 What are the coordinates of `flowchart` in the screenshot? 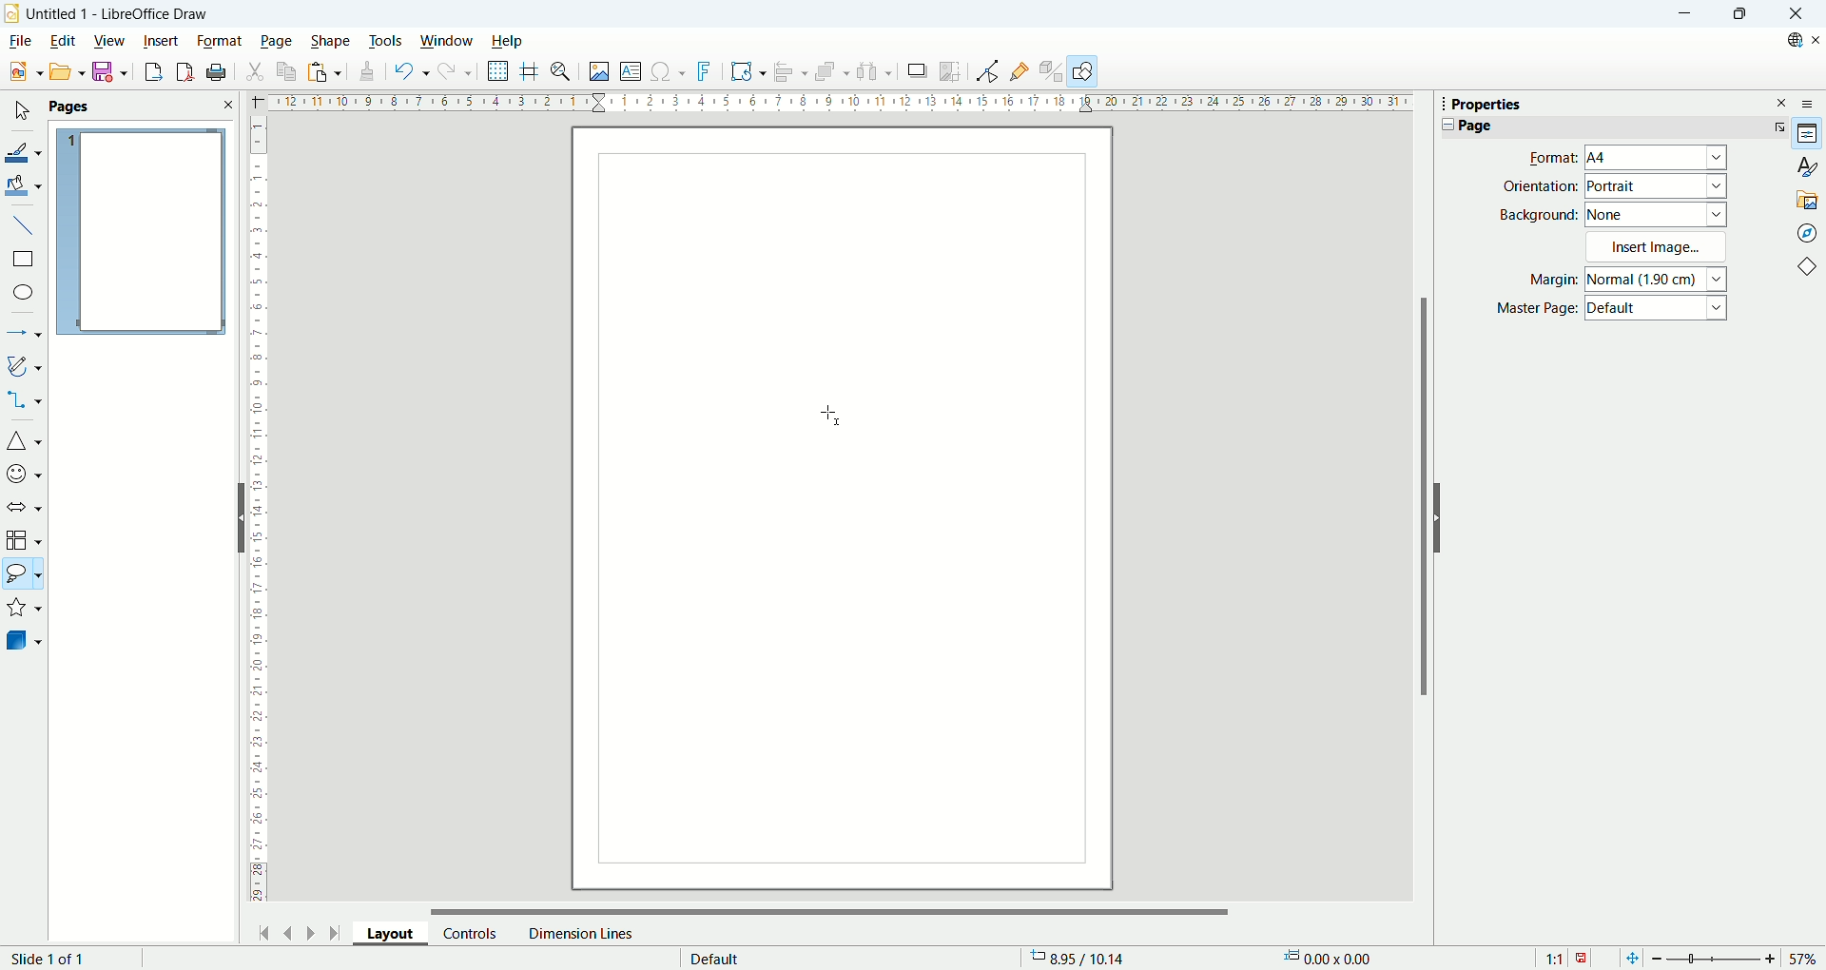 It's located at (24, 540).